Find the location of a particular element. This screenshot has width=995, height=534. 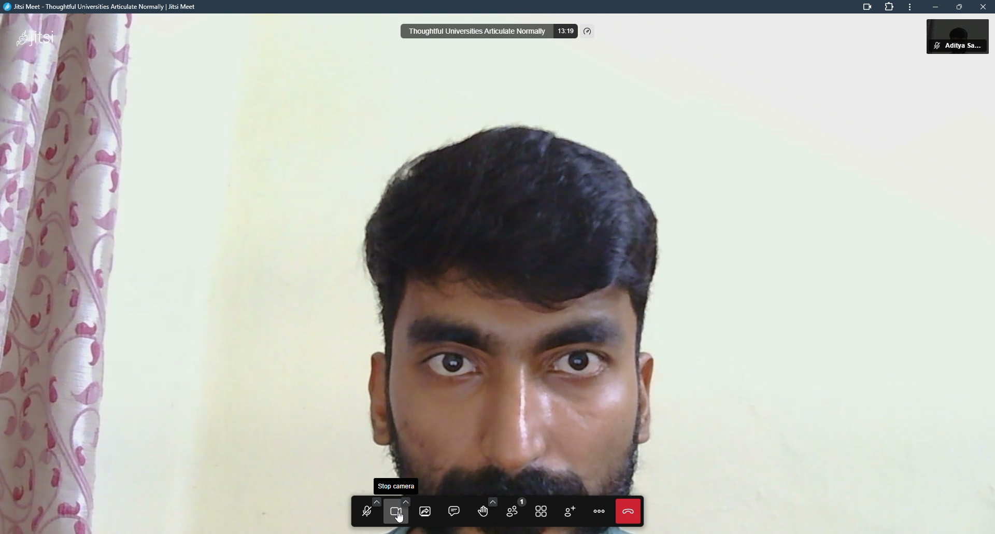

Aditya Sarker is located at coordinates (959, 36).